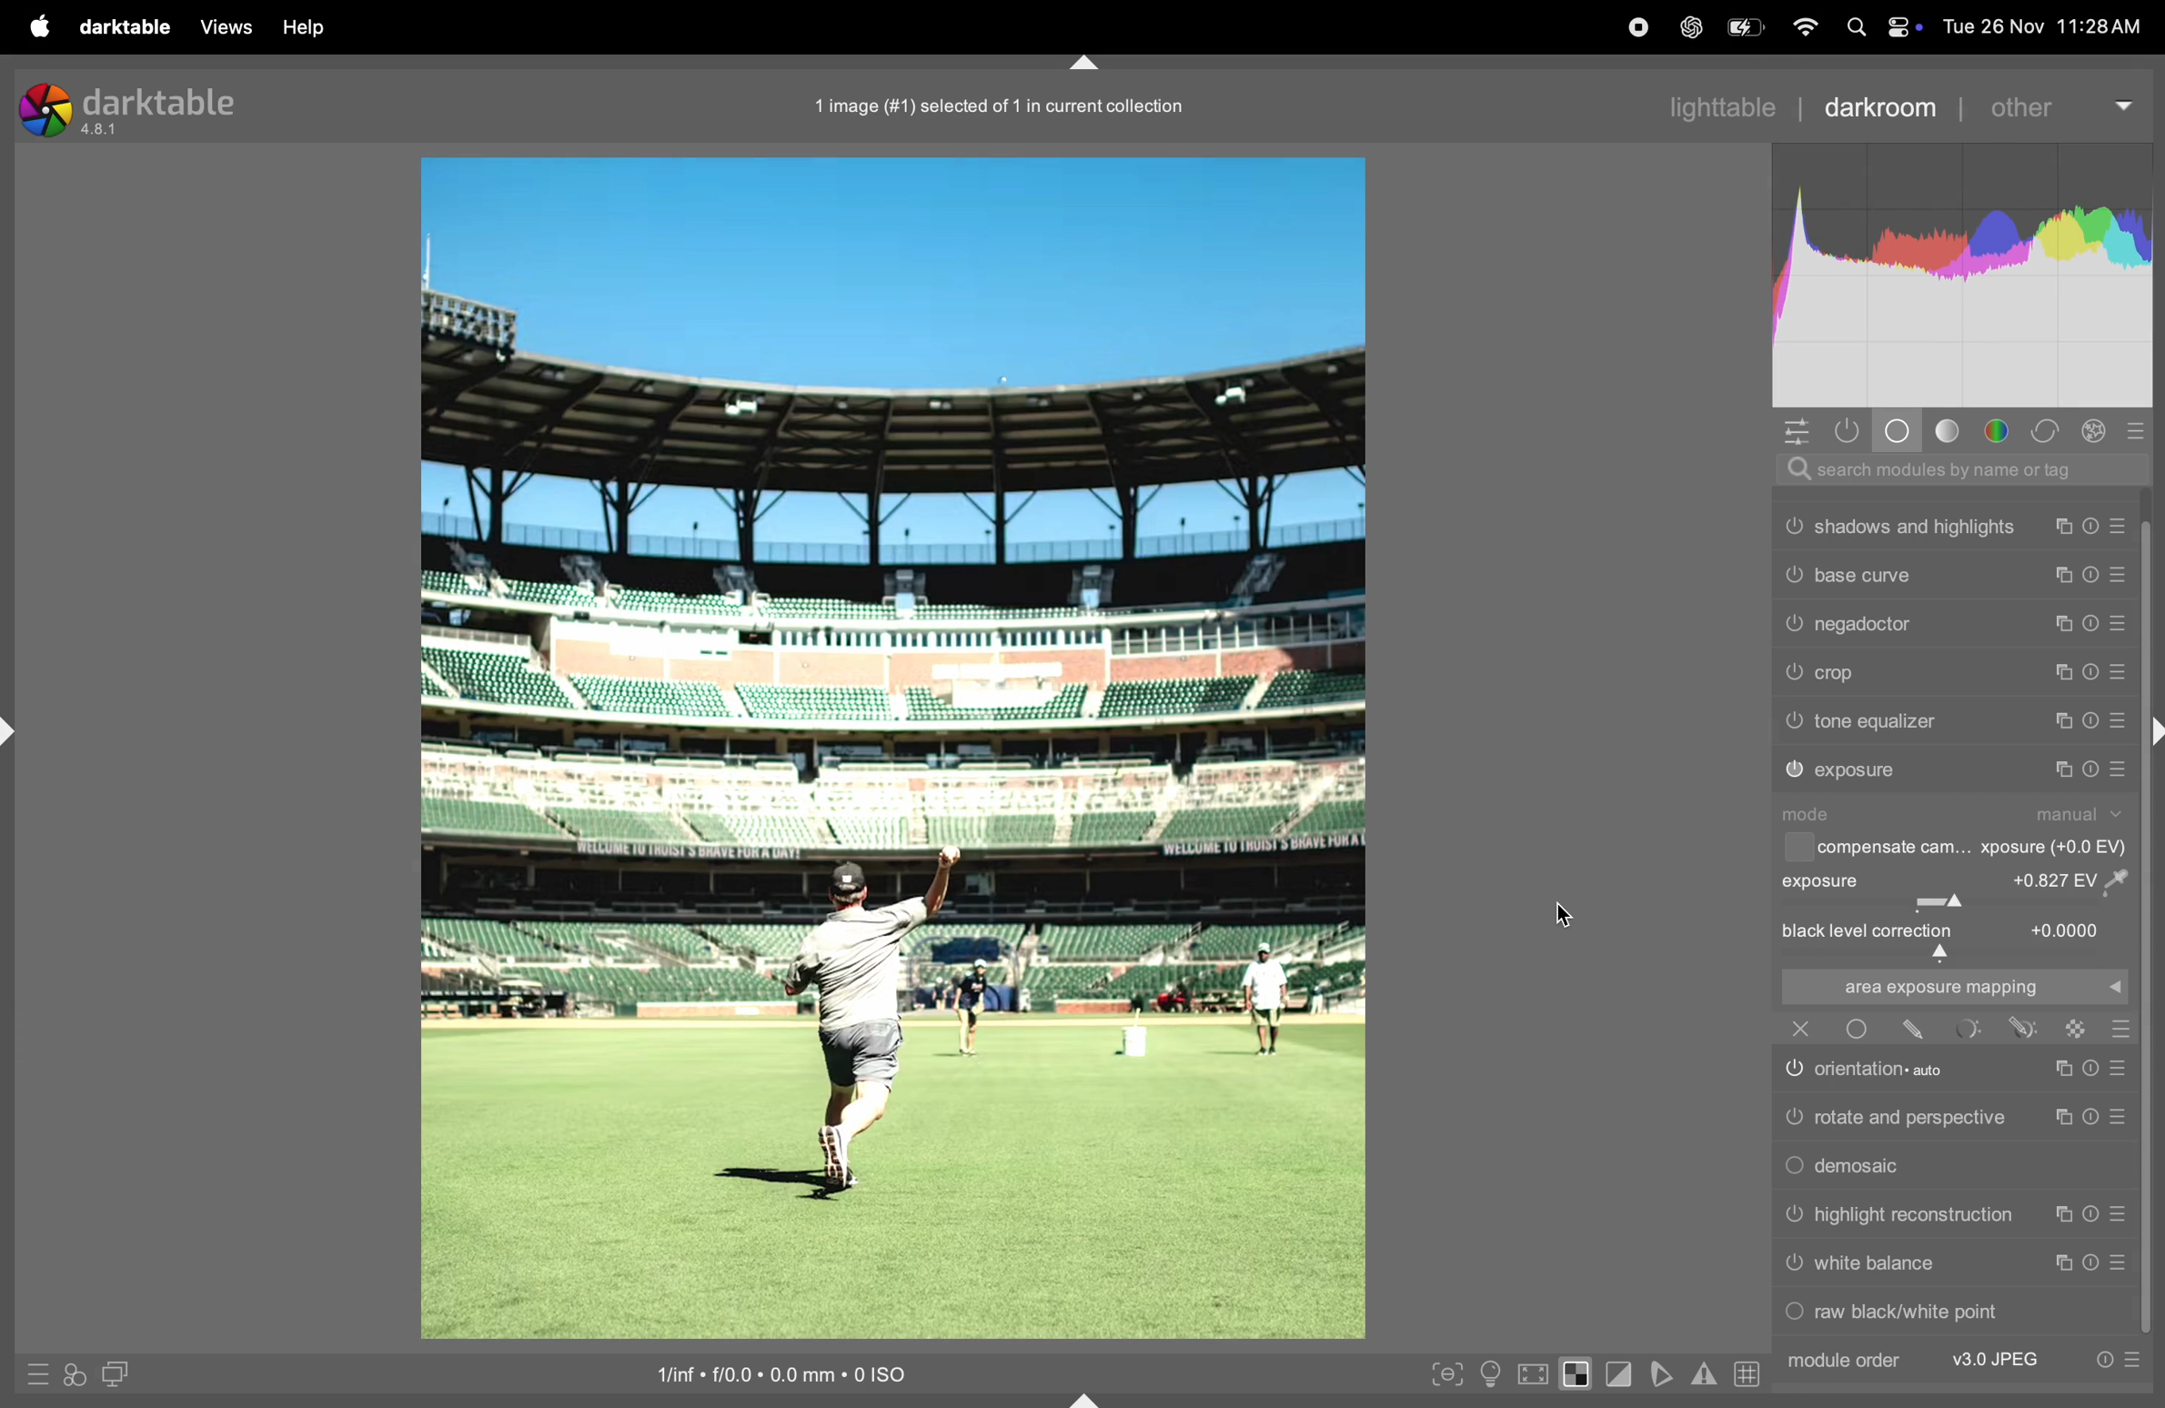  What do you see at coordinates (1748, 25) in the screenshot?
I see `battery` at bounding box center [1748, 25].